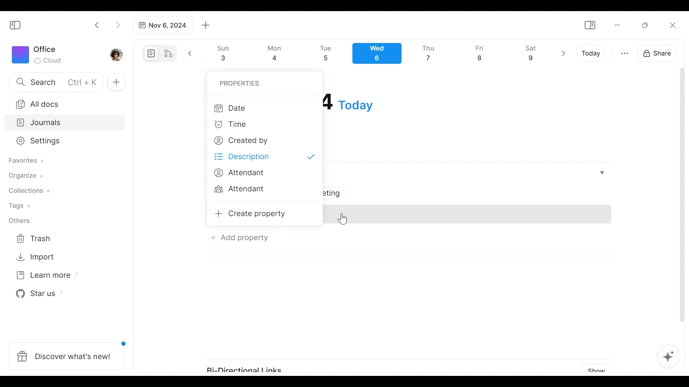 The width and height of the screenshot is (689, 387). I want to click on Organize, so click(25, 176).